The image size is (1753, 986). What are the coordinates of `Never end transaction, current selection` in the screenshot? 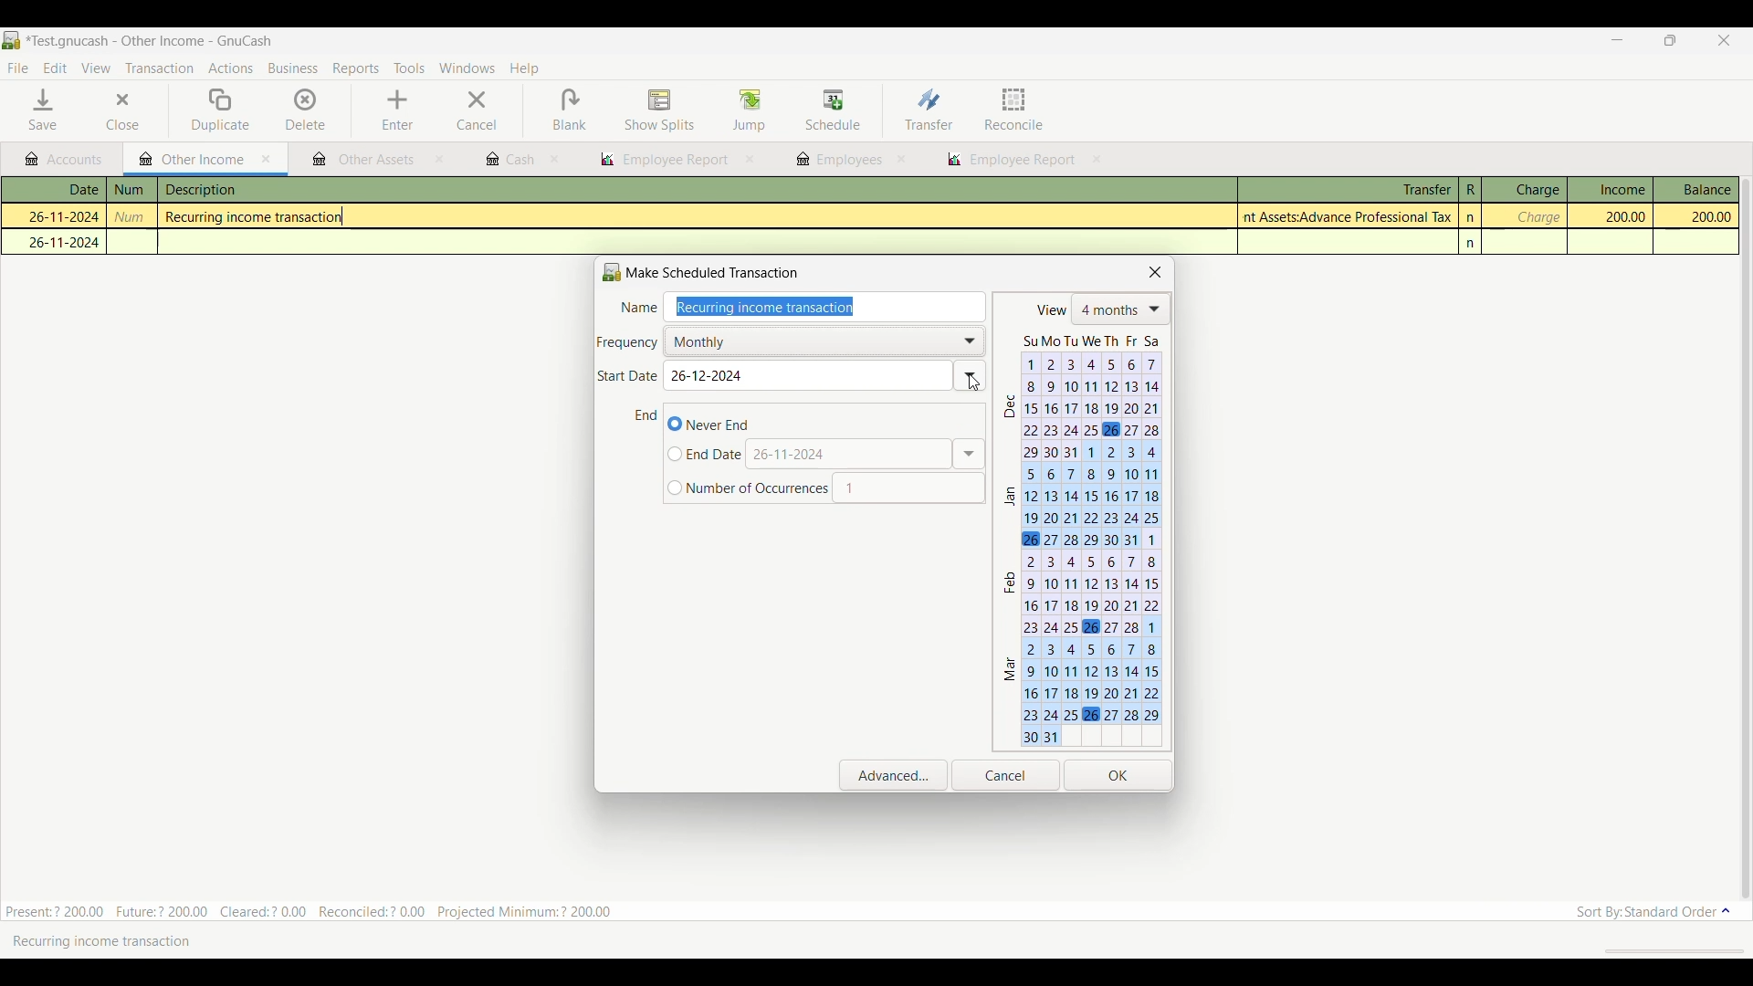 It's located at (709, 424).